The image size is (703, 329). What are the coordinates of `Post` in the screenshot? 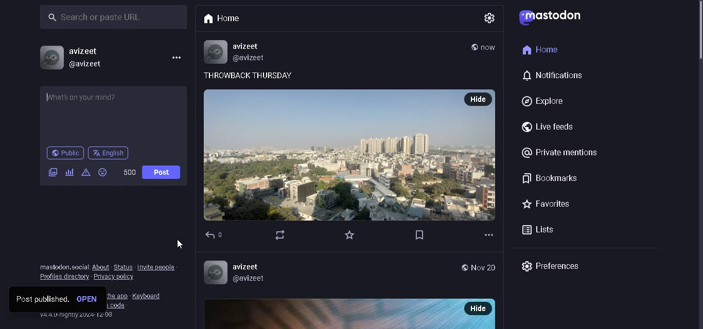 It's located at (162, 173).